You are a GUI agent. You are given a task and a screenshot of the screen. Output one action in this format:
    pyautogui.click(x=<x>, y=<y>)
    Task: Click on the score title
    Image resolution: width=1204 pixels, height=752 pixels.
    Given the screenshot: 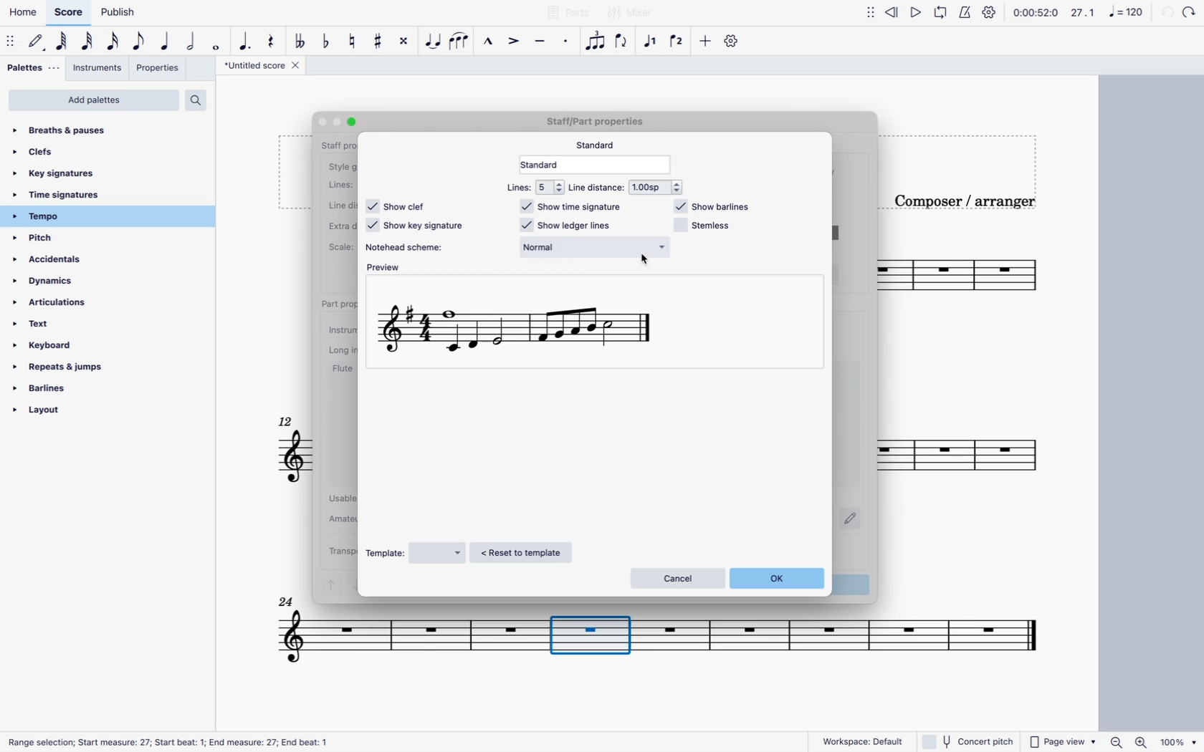 What is the action you would take?
    pyautogui.click(x=597, y=122)
    